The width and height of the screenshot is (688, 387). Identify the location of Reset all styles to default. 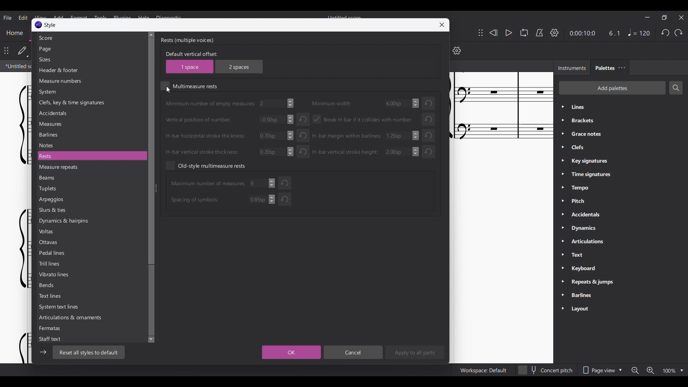
(89, 353).